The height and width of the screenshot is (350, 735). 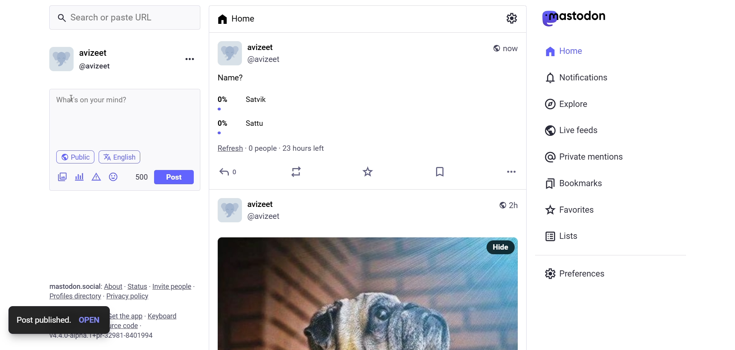 What do you see at coordinates (189, 58) in the screenshot?
I see `more` at bounding box center [189, 58].